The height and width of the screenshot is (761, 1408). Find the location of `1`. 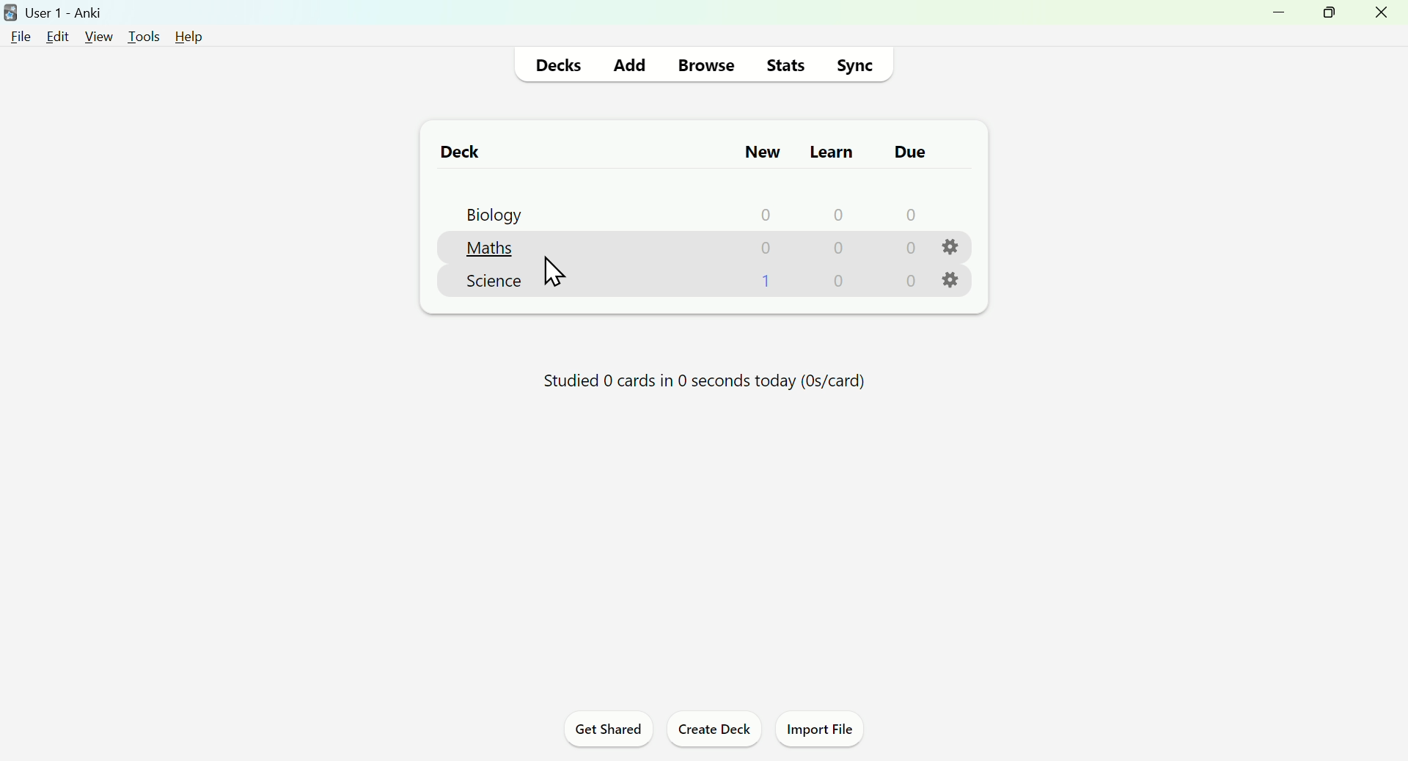

1 is located at coordinates (769, 280).